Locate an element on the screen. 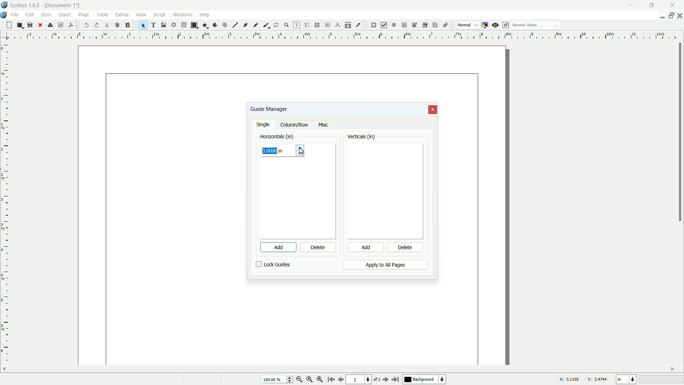  pdf text field is located at coordinates (403, 25).